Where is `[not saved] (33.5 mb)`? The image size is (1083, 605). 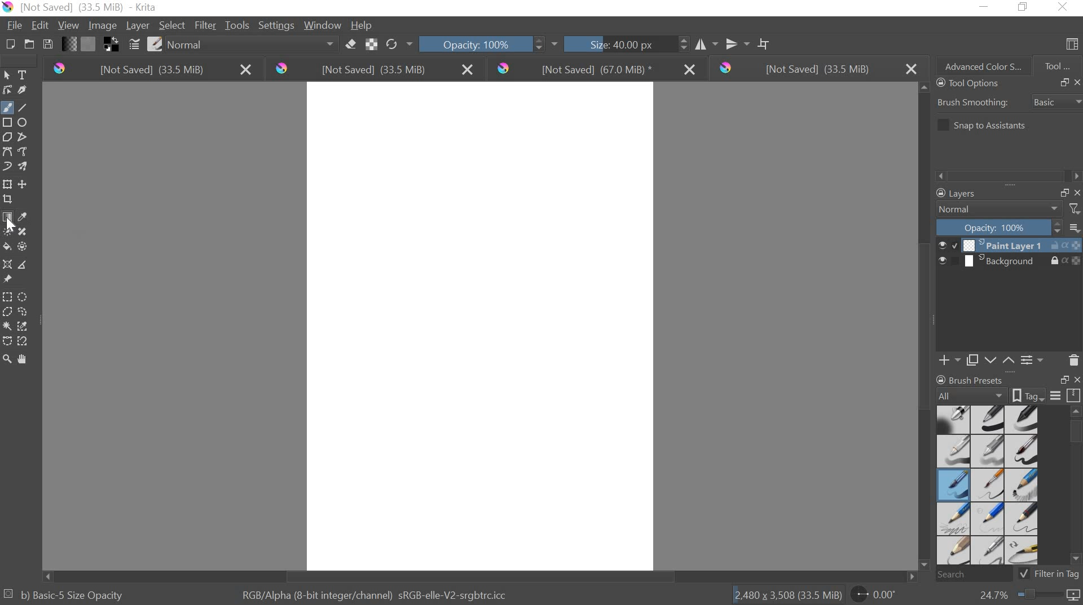
[not saved] (33.5 mb) is located at coordinates (815, 69).